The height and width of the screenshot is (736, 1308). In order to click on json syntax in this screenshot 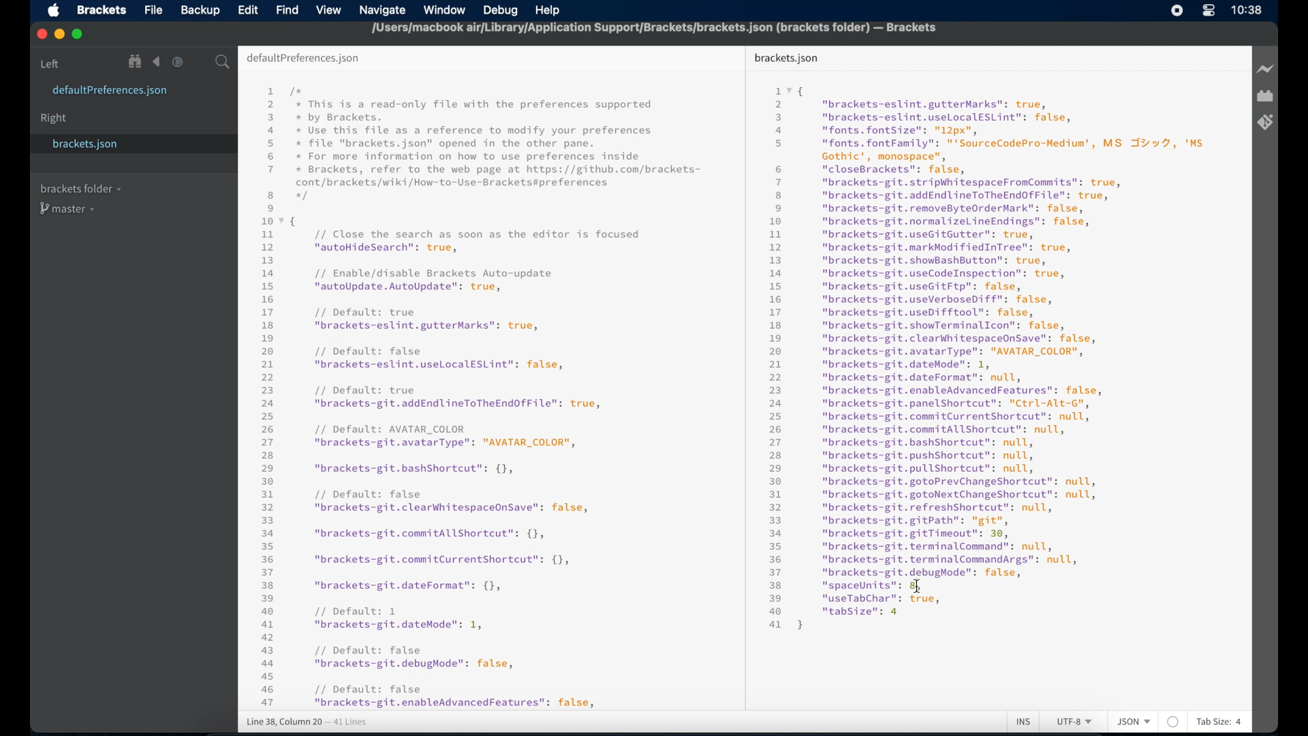, I will do `click(480, 397)`.